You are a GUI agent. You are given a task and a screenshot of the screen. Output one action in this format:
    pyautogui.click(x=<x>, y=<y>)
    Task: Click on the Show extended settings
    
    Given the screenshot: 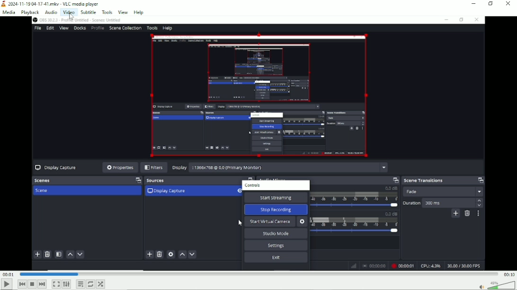 What is the action you would take?
    pyautogui.click(x=66, y=284)
    